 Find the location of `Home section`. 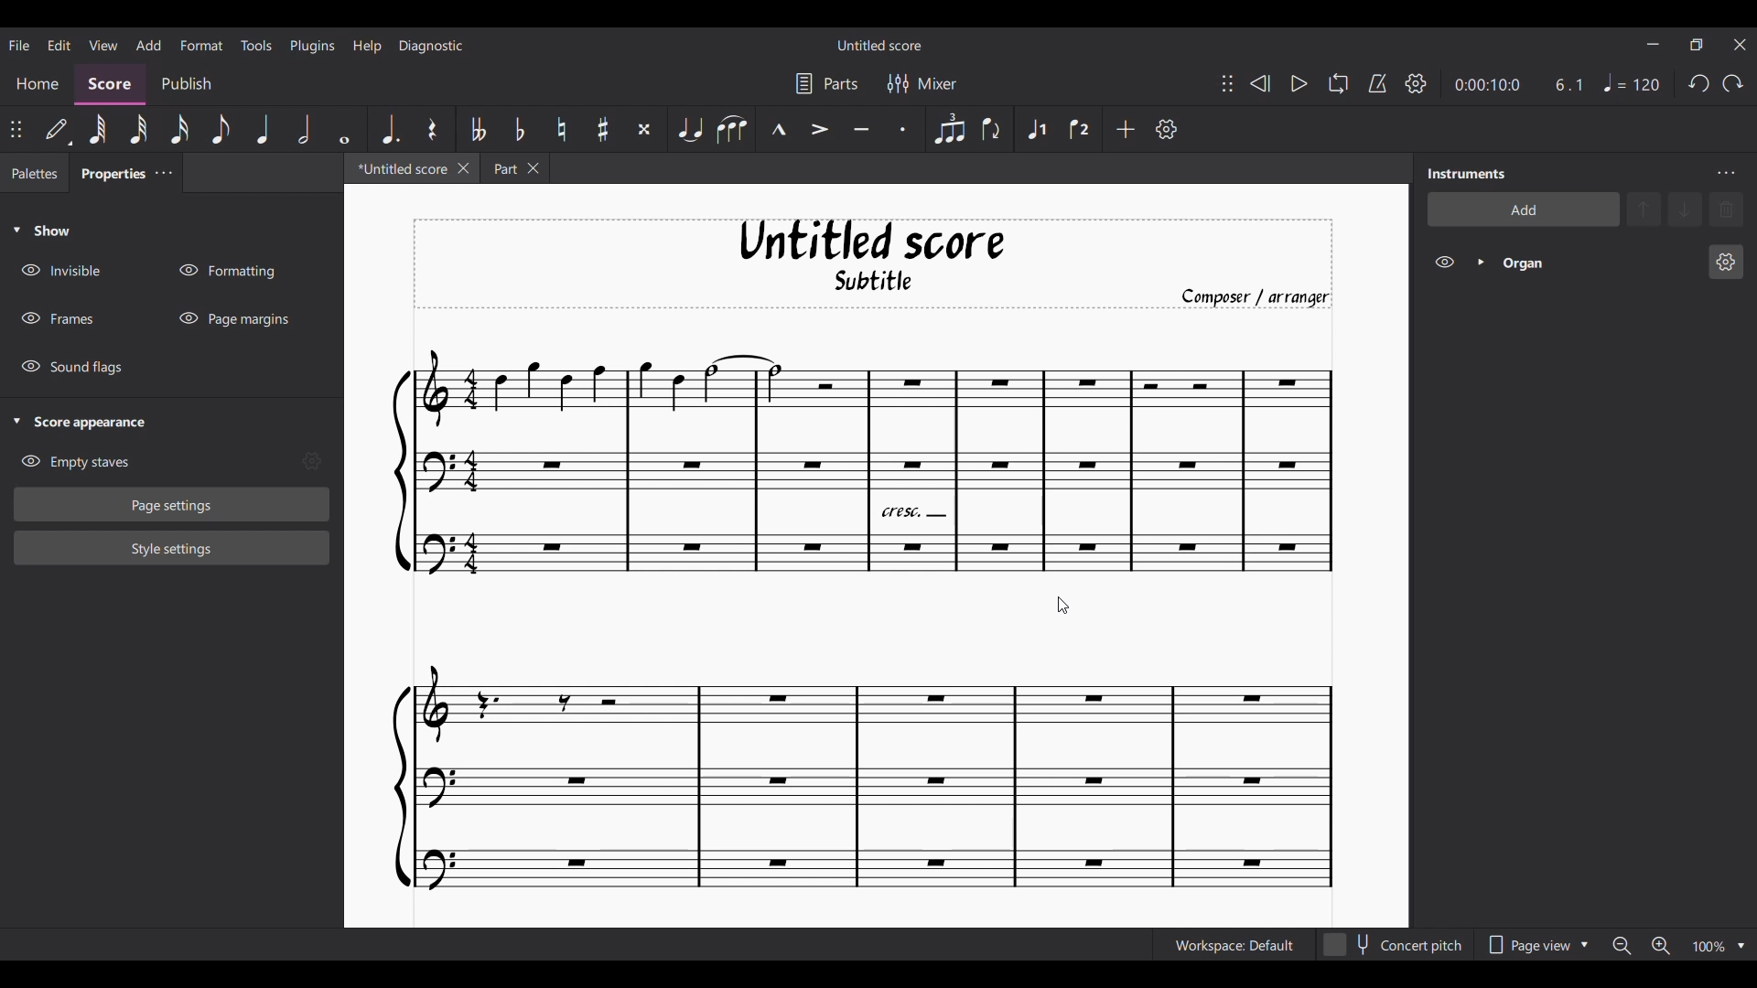

Home section is located at coordinates (37, 85).